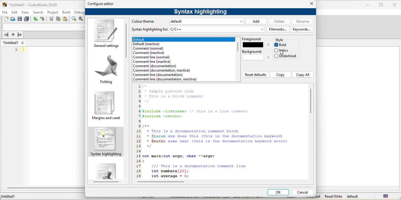 The height and width of the screenshot is (200, 401). Describe the element at coordinates (161, 70) in the screenshot. I see `comment documentation inactive` at that location.